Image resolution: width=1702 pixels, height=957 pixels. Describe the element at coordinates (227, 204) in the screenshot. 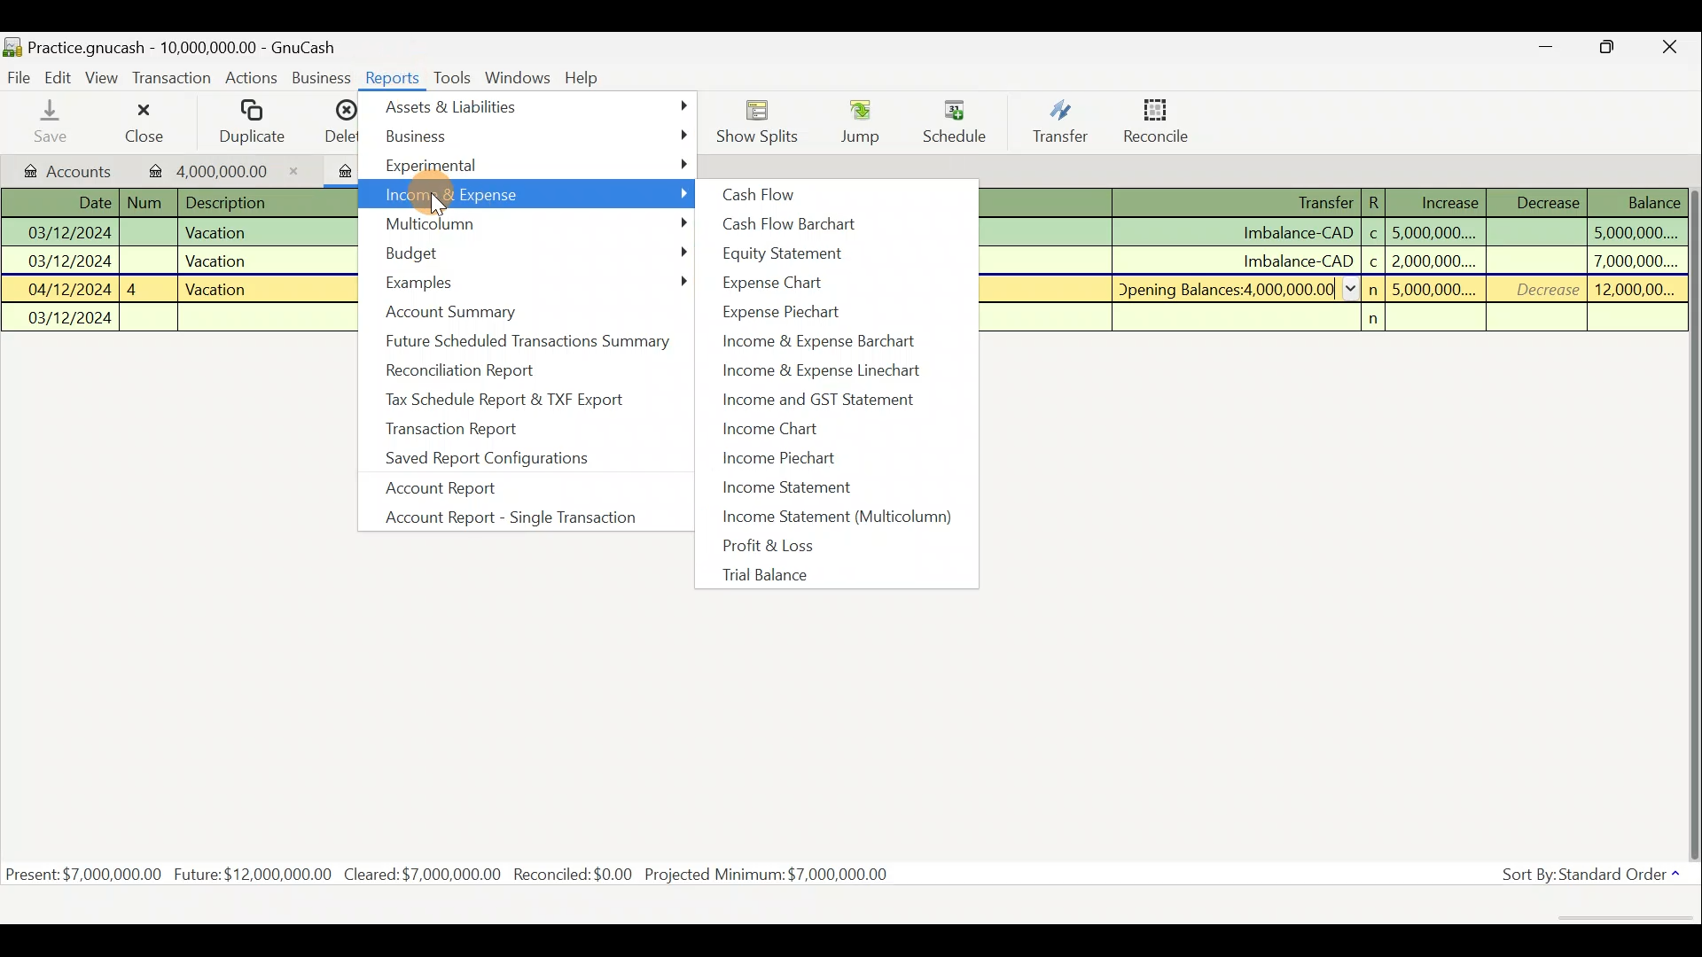

I see `Description` at that location.